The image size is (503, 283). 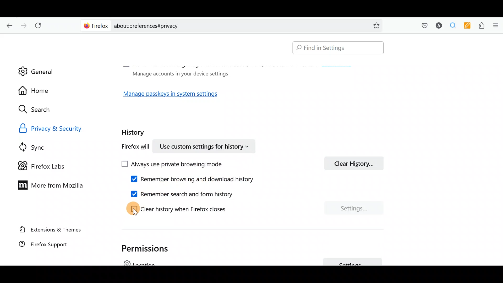 What do you see at coordinates (40, 26) in the screenshot?
I see `Reload current page` at bounding box center [40, 26].